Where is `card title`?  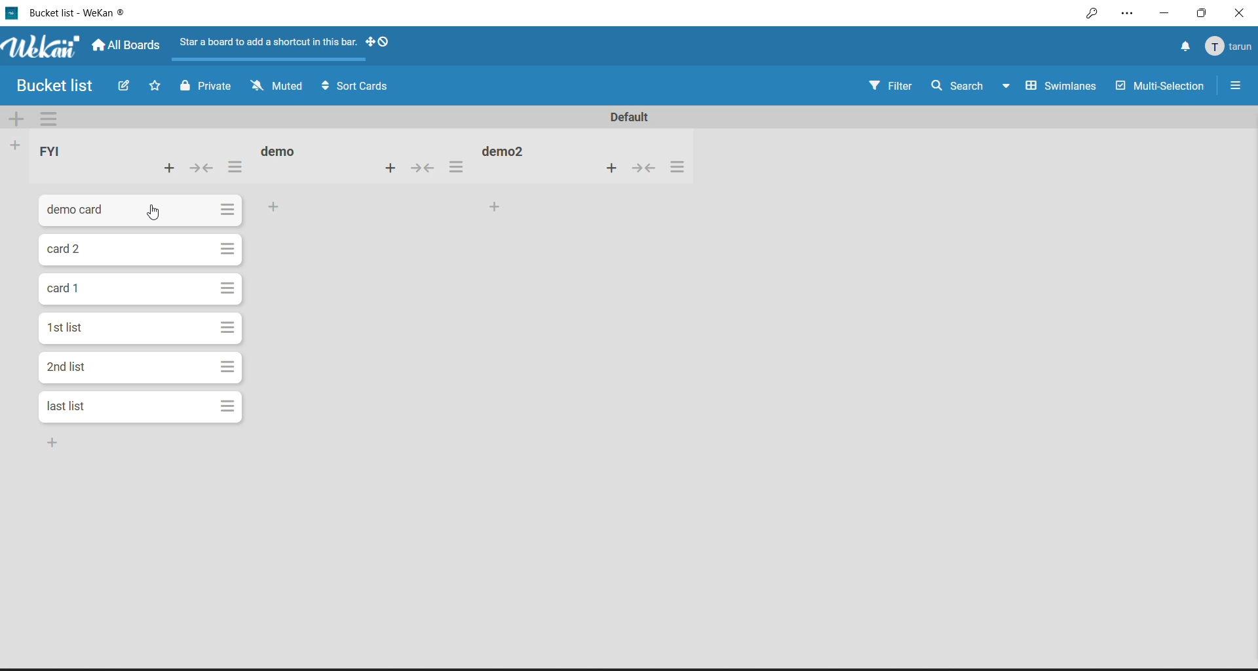
card title is located at coordinates (66, 251).